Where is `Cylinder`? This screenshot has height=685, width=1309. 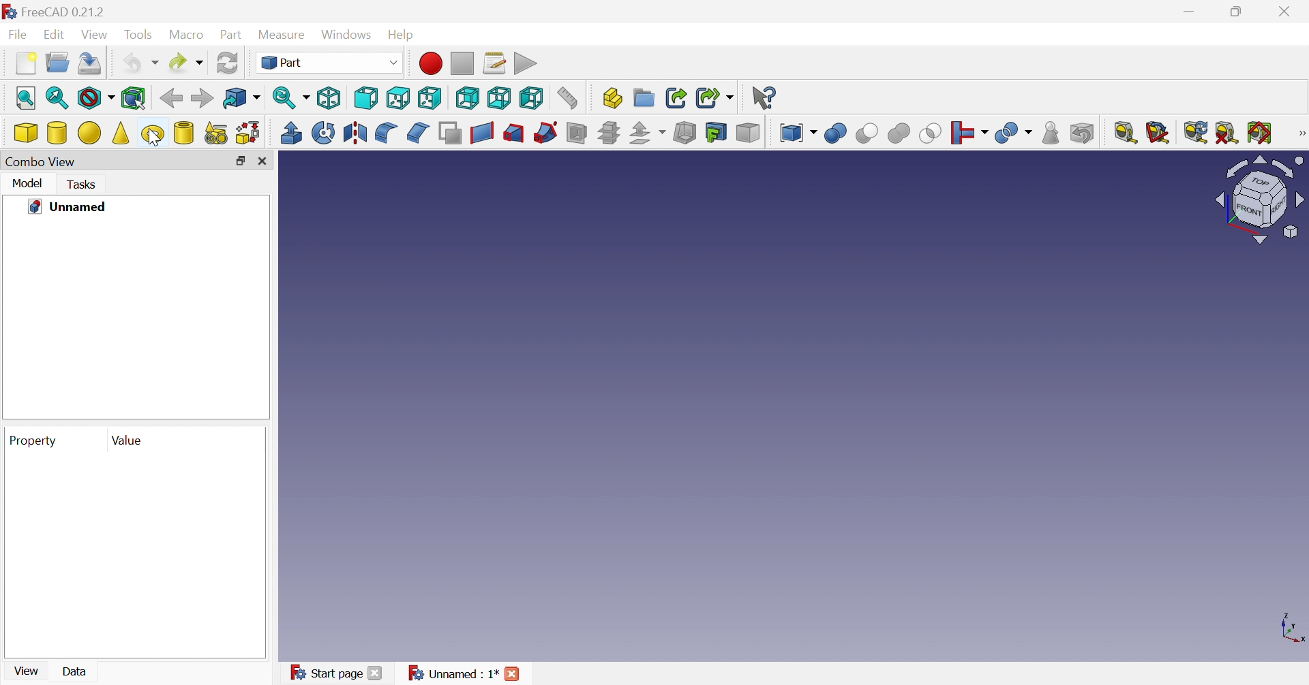 Cylinder is located at coordinates (57, 133).